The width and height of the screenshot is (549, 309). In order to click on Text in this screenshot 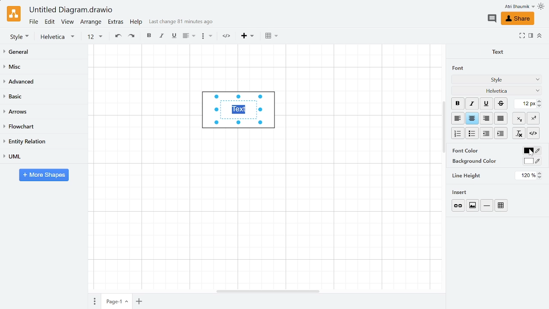, I will do `click(496, 51)`.